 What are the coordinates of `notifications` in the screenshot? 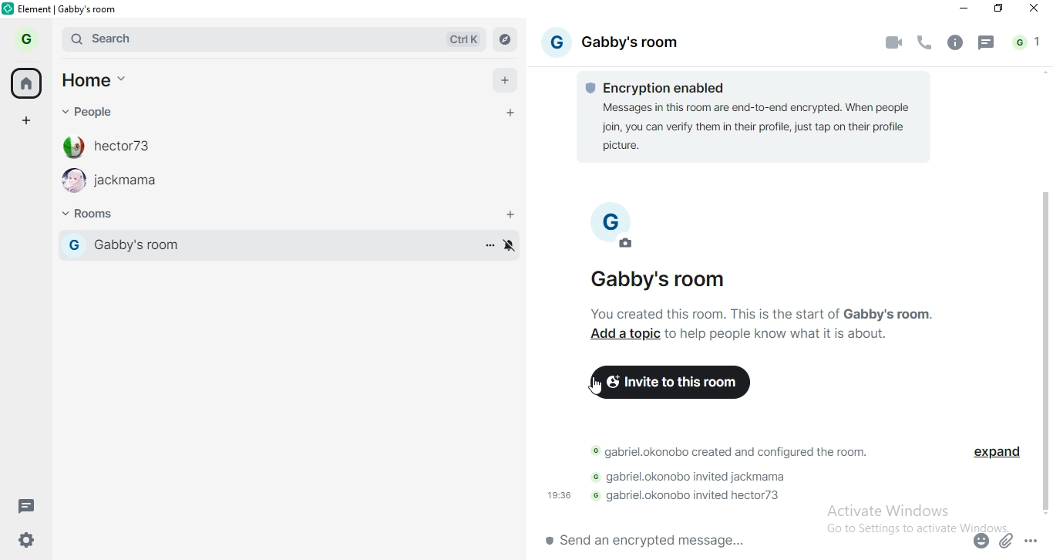 It's located at (1032, 39).